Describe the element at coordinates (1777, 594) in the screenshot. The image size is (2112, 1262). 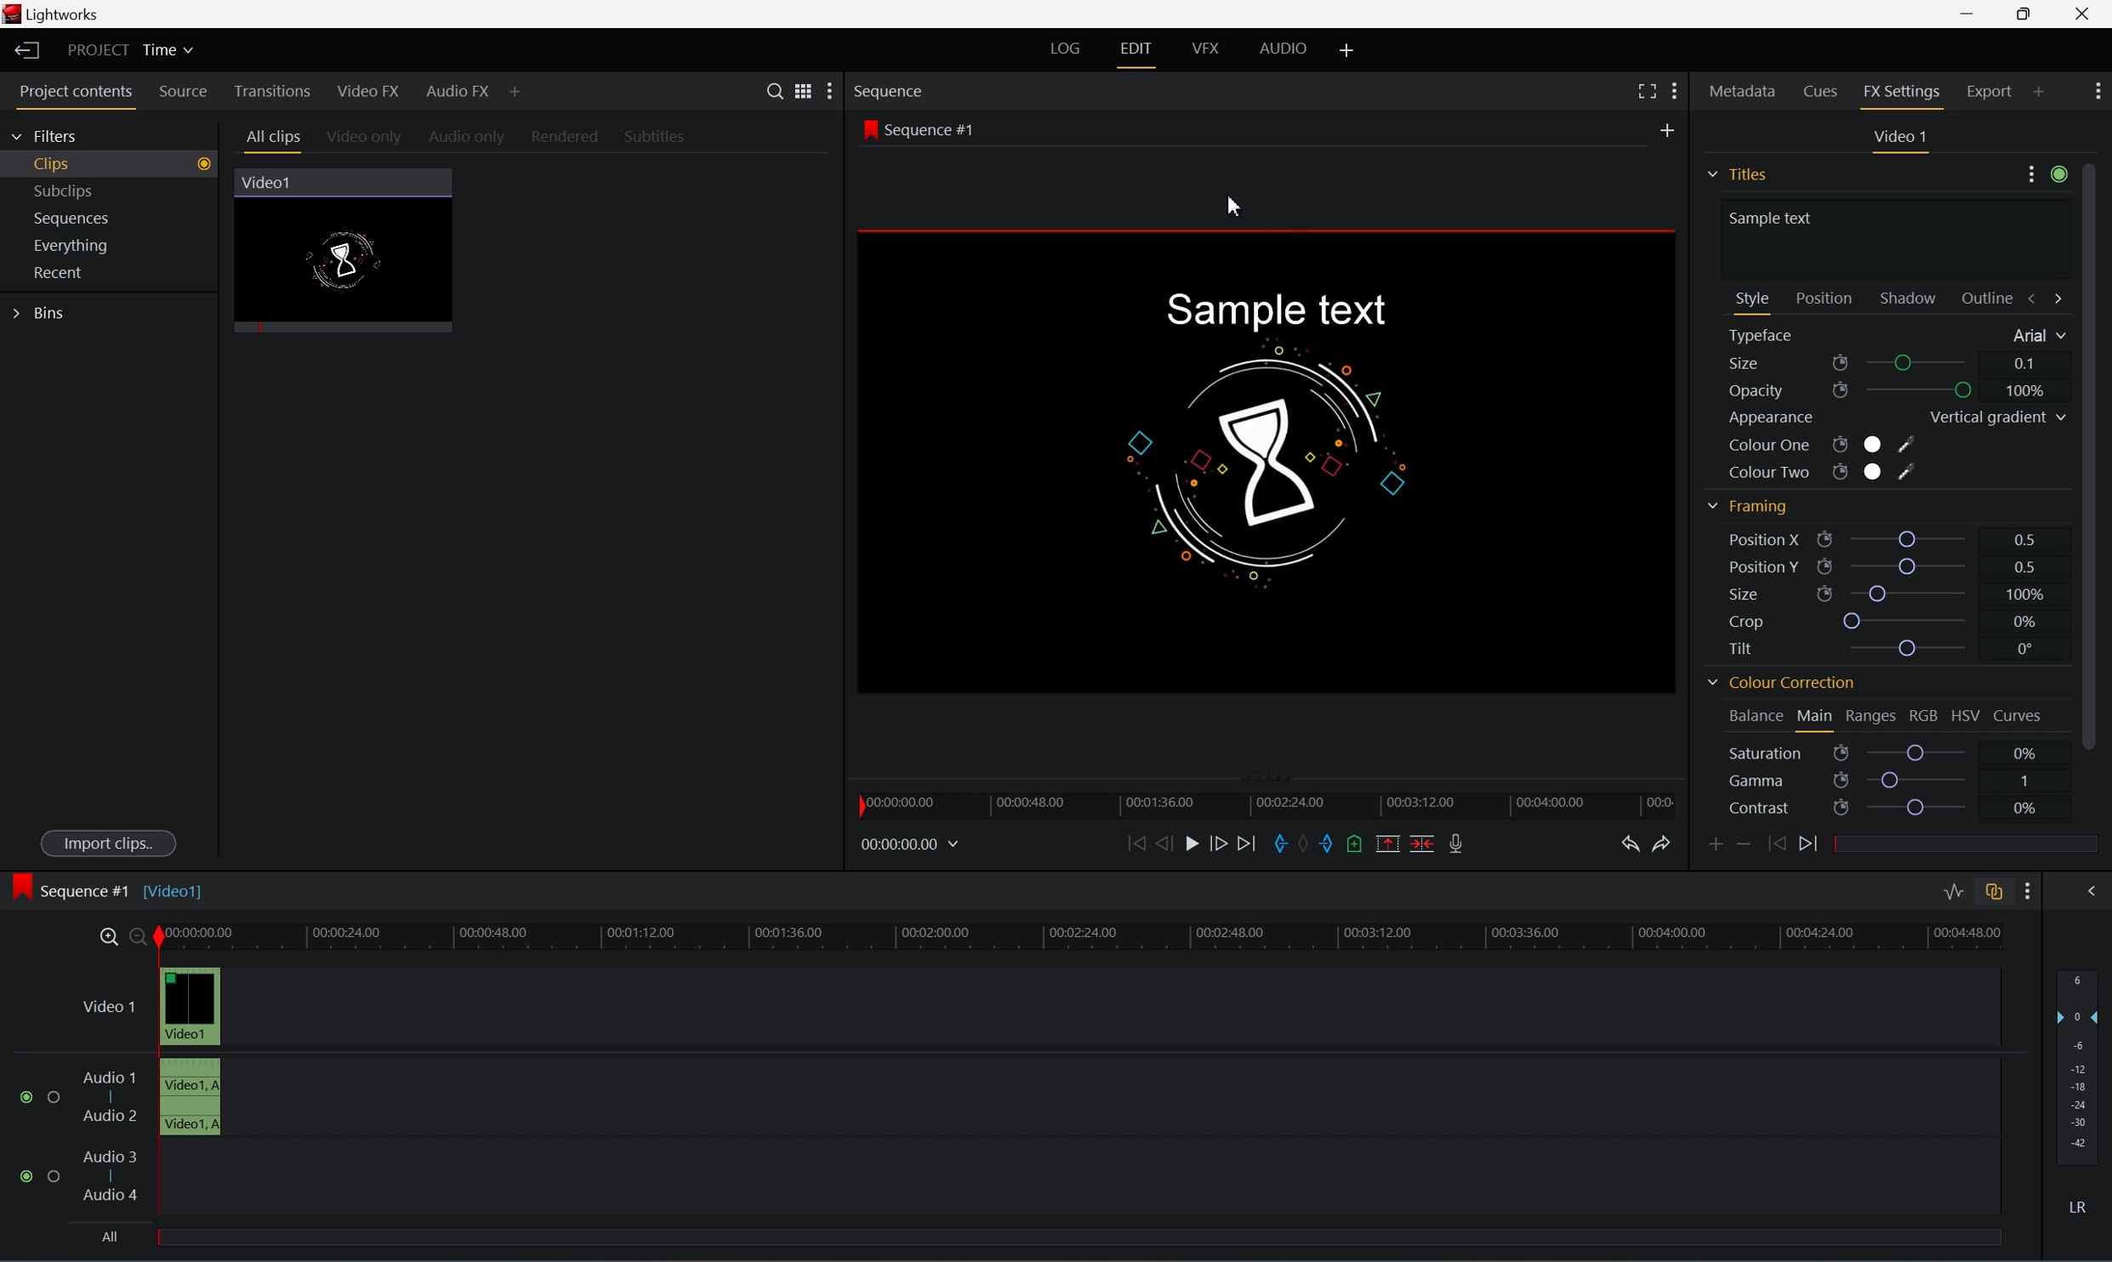
I see `size` at that location.